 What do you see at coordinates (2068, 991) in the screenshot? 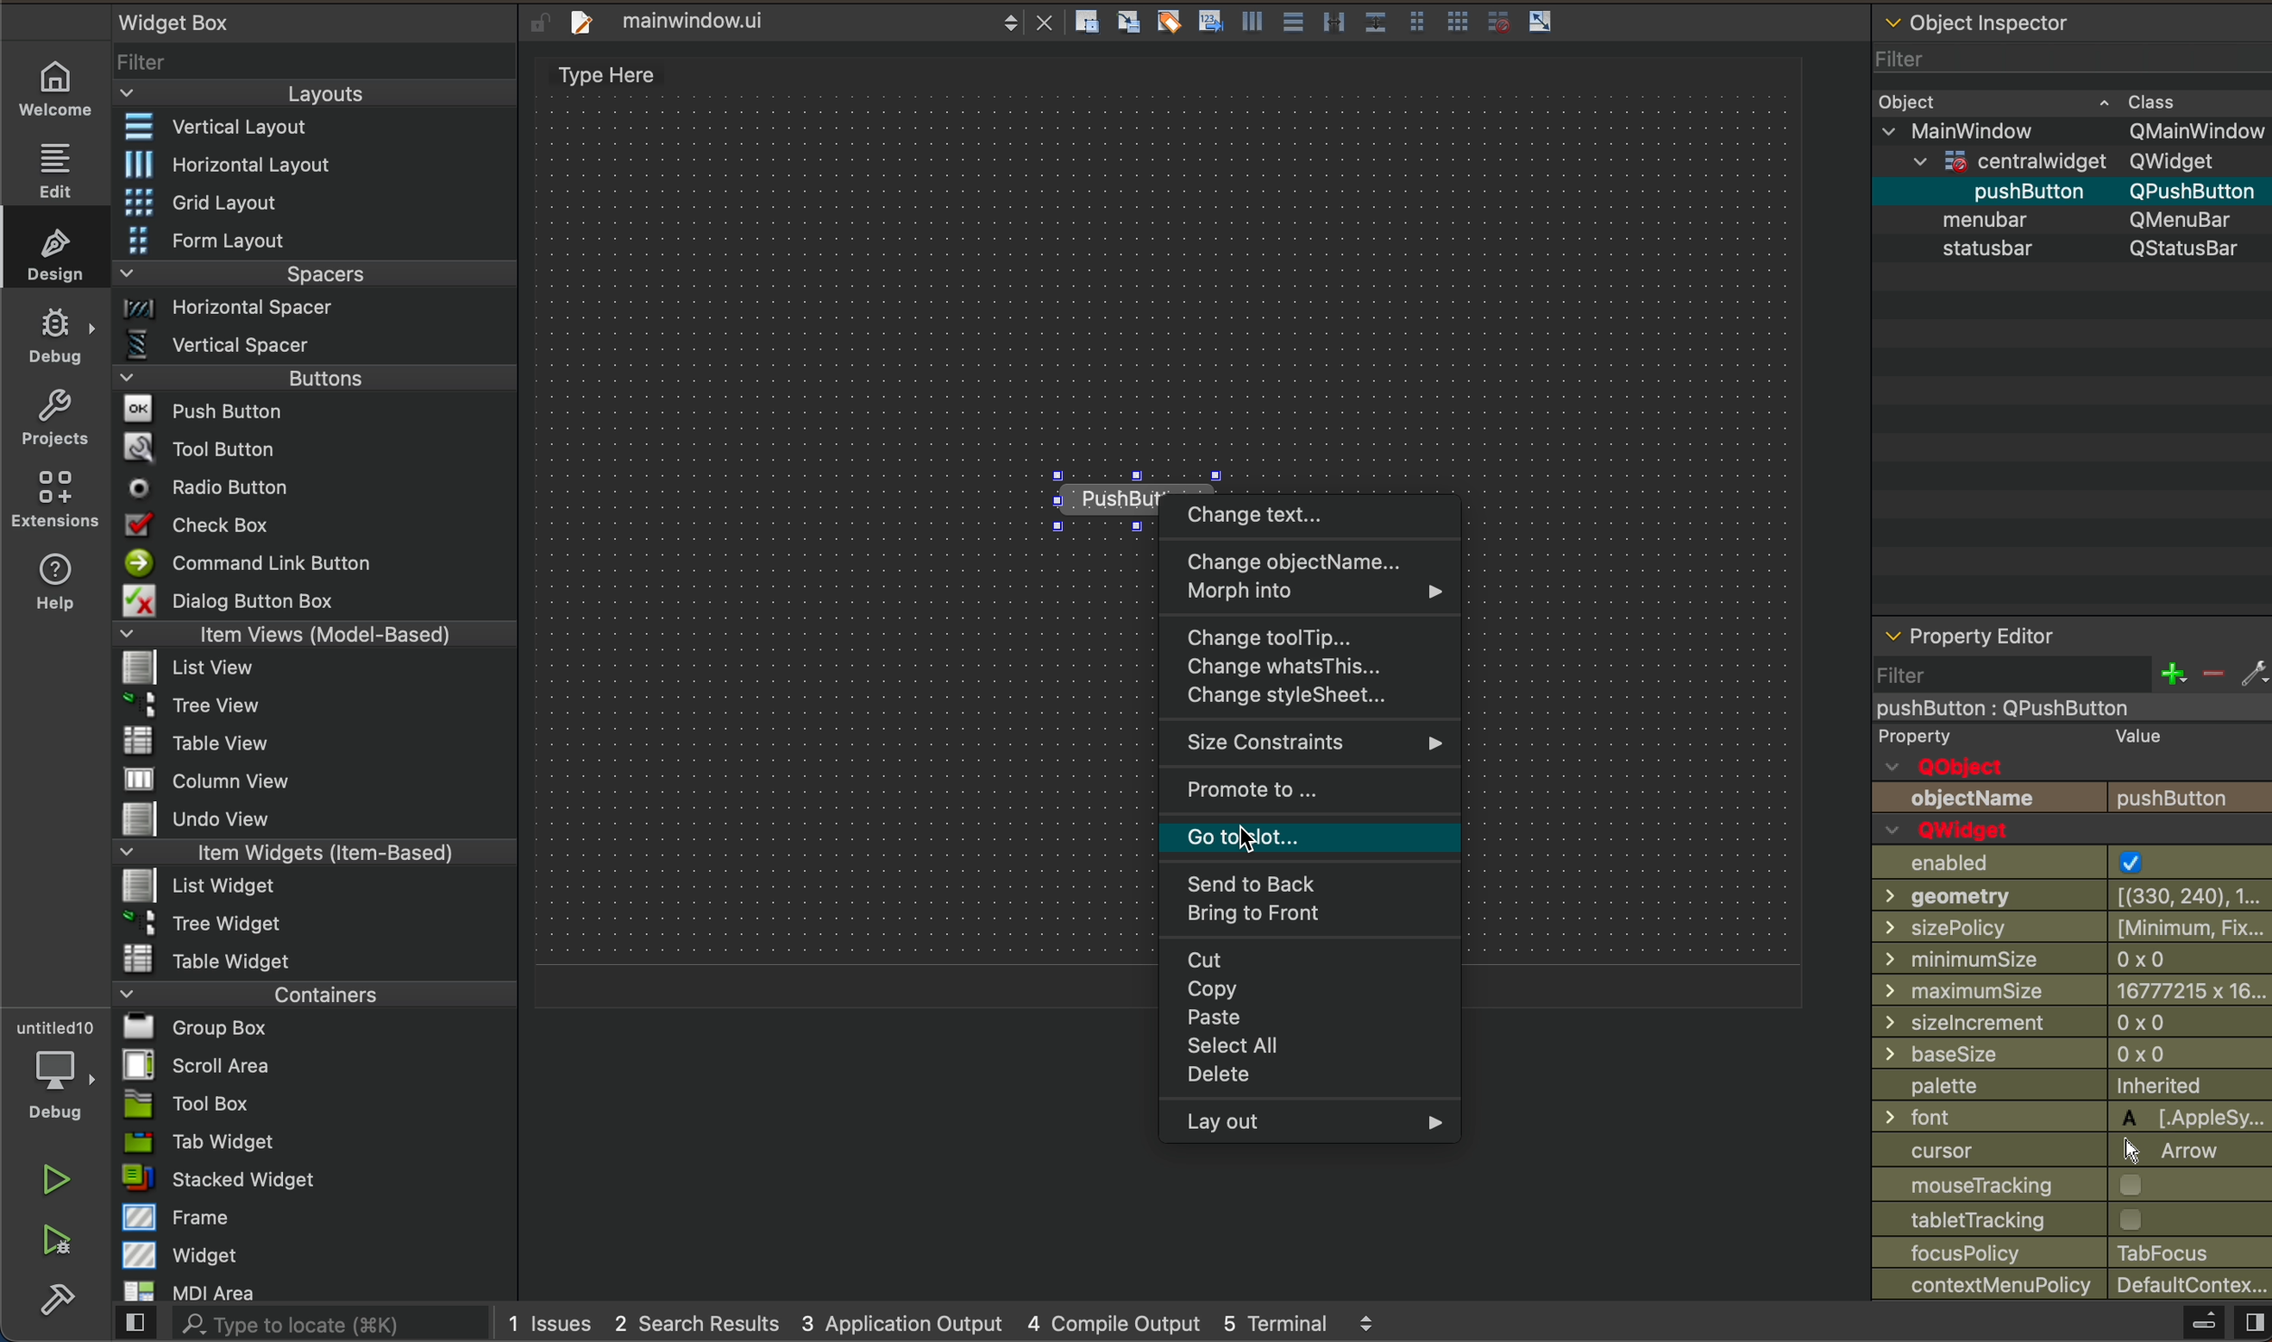
I see `` at bounding box center [2068, 991].